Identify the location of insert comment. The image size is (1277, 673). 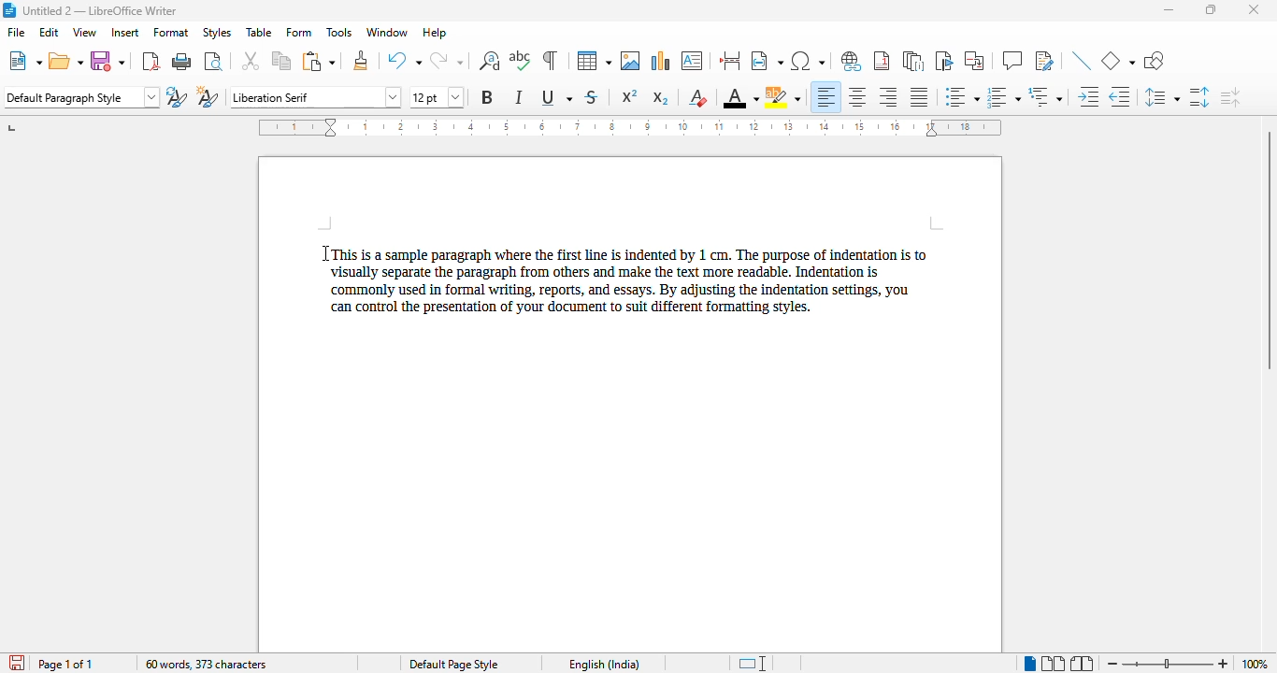
(1012, 60).